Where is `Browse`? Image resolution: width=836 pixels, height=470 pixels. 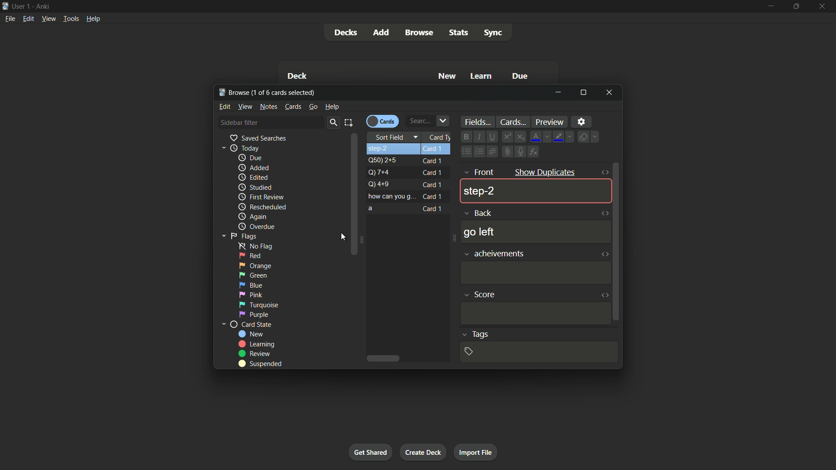
Browse is located at coordinates (234, 92).